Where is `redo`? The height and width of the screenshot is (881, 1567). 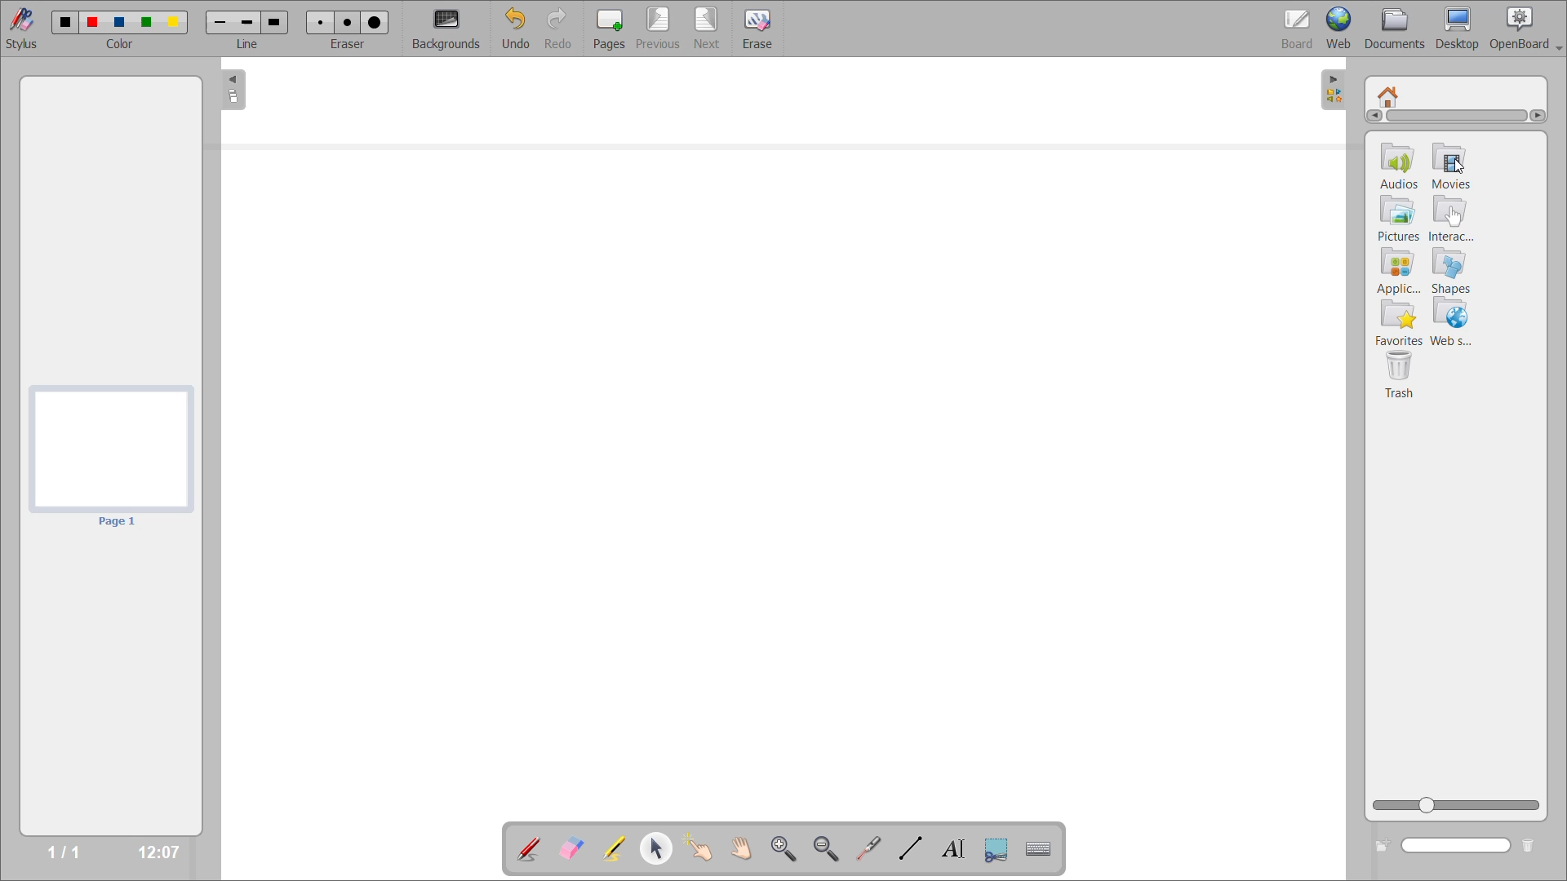
redo is located at coordinates (558, 29).